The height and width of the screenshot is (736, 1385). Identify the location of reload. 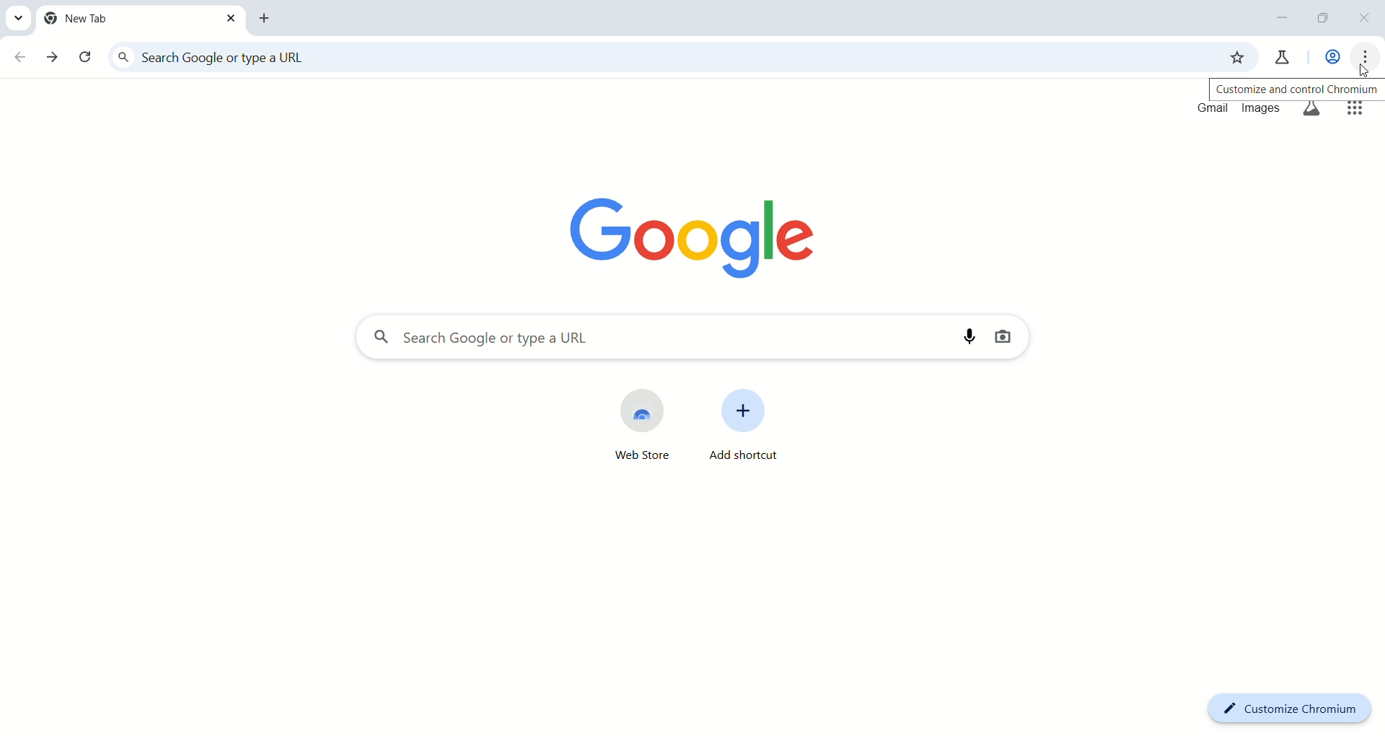
(87, 59).